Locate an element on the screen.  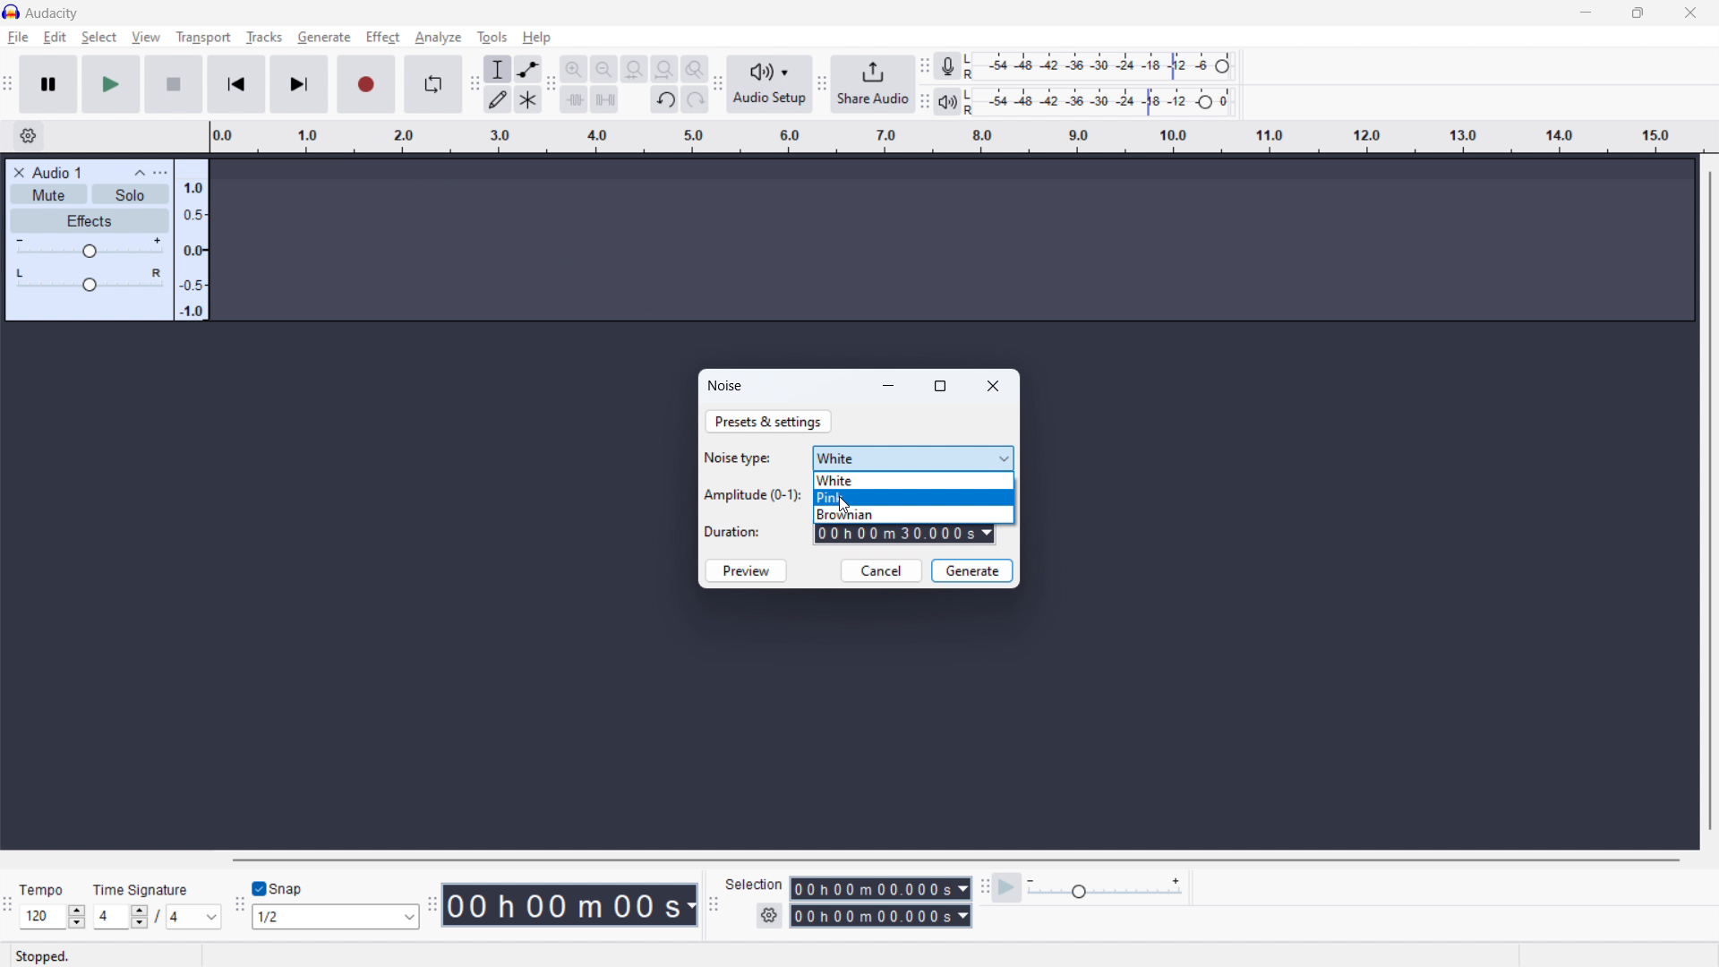
stop is located at coordinates (174, 85).